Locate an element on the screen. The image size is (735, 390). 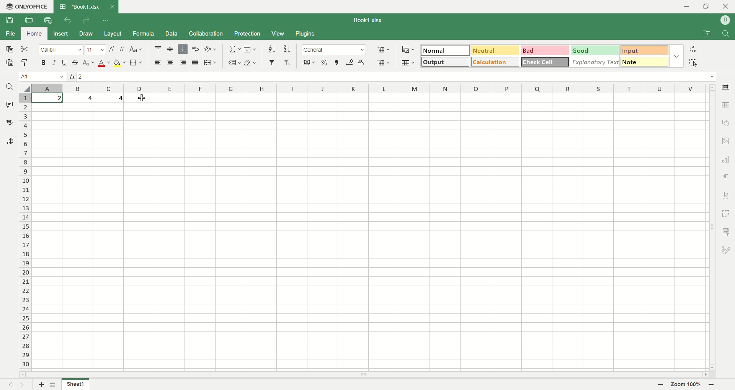
cut is located at coordinates (26, 49).